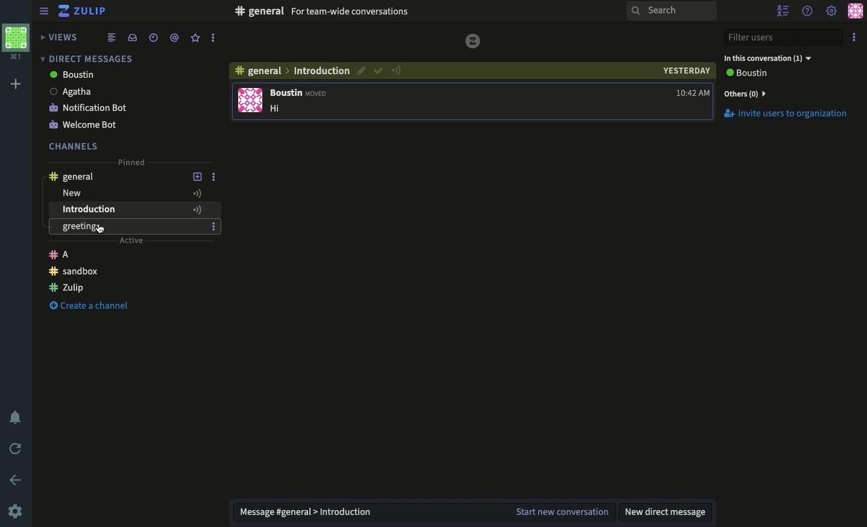 The height and width of the screenshot is (527, 867). I want to click on Inbox, so click(132, 37).